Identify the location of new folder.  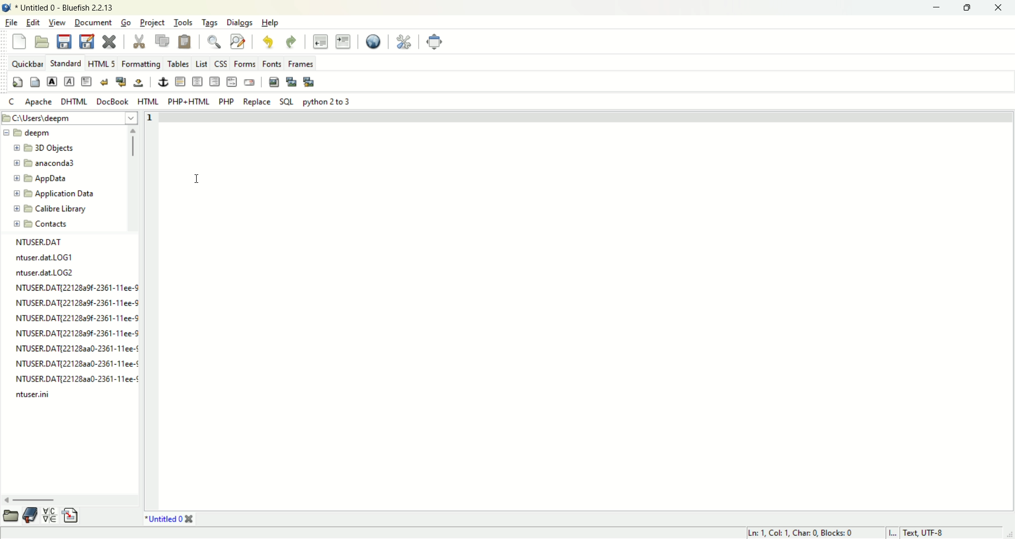
(51, 221).